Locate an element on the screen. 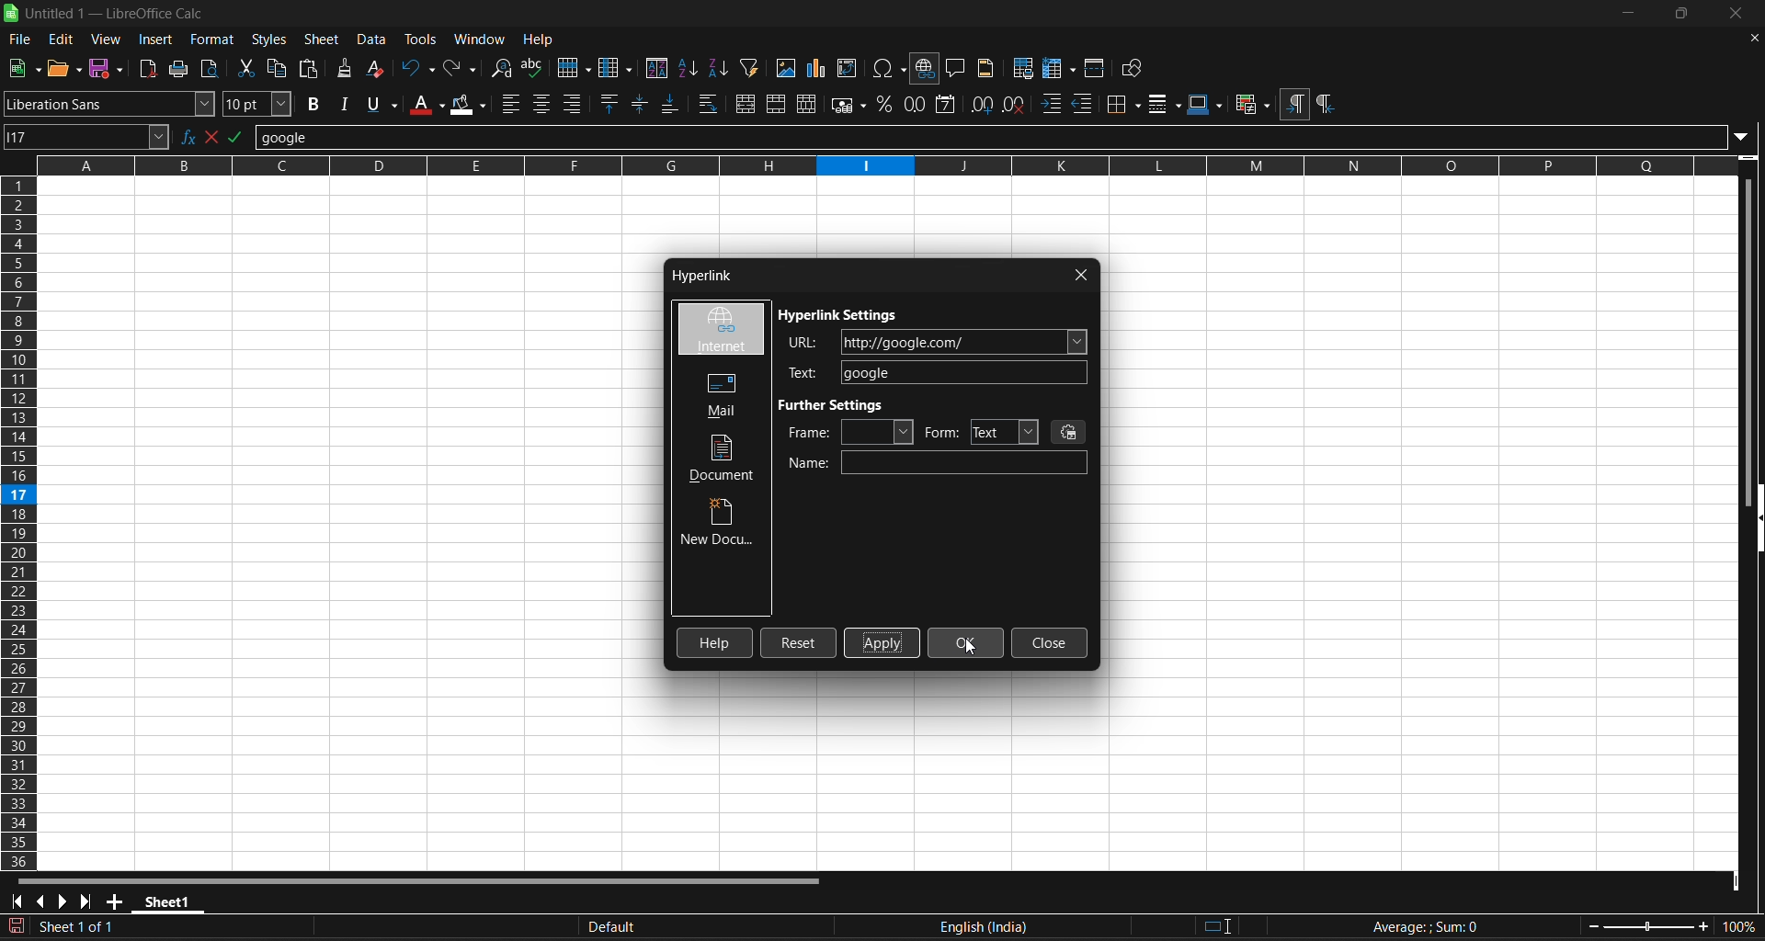 This screenshot has height=941, width=1765. name box is located at coordinates (88, 137).